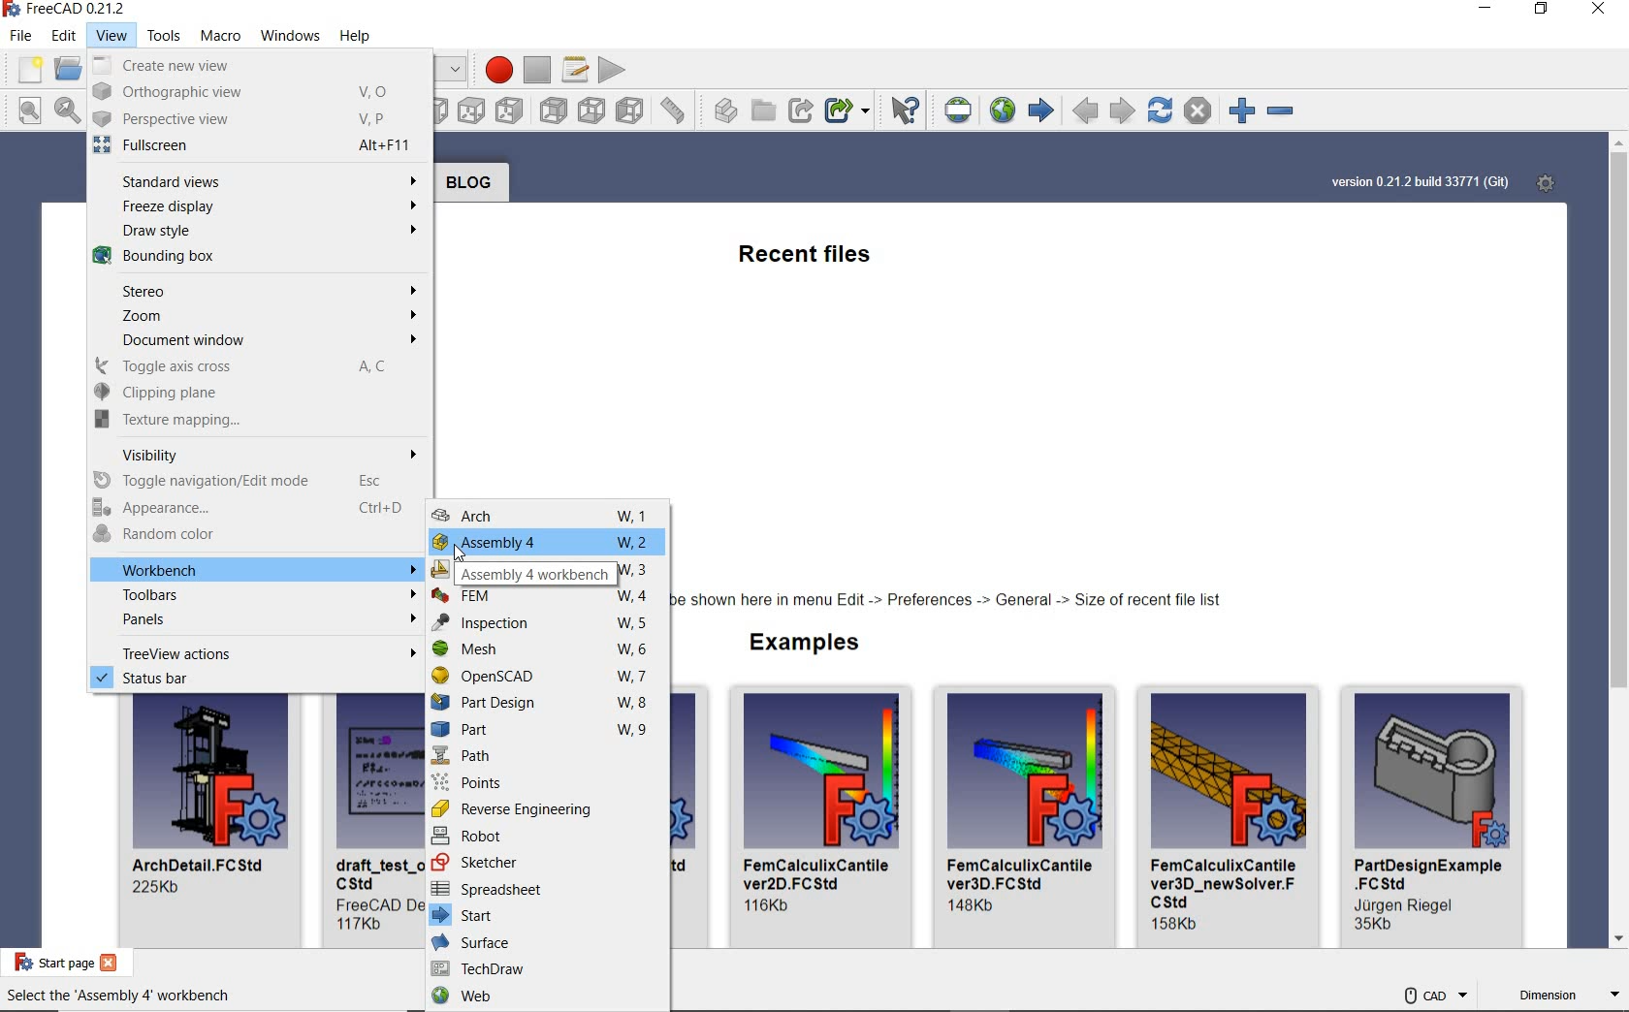 This screenshot has height=1012, width=1629. What do you see at coordinates (258, 368) in the screenshot?
I see `toggle axis cross` at bounding box center [258, 368].